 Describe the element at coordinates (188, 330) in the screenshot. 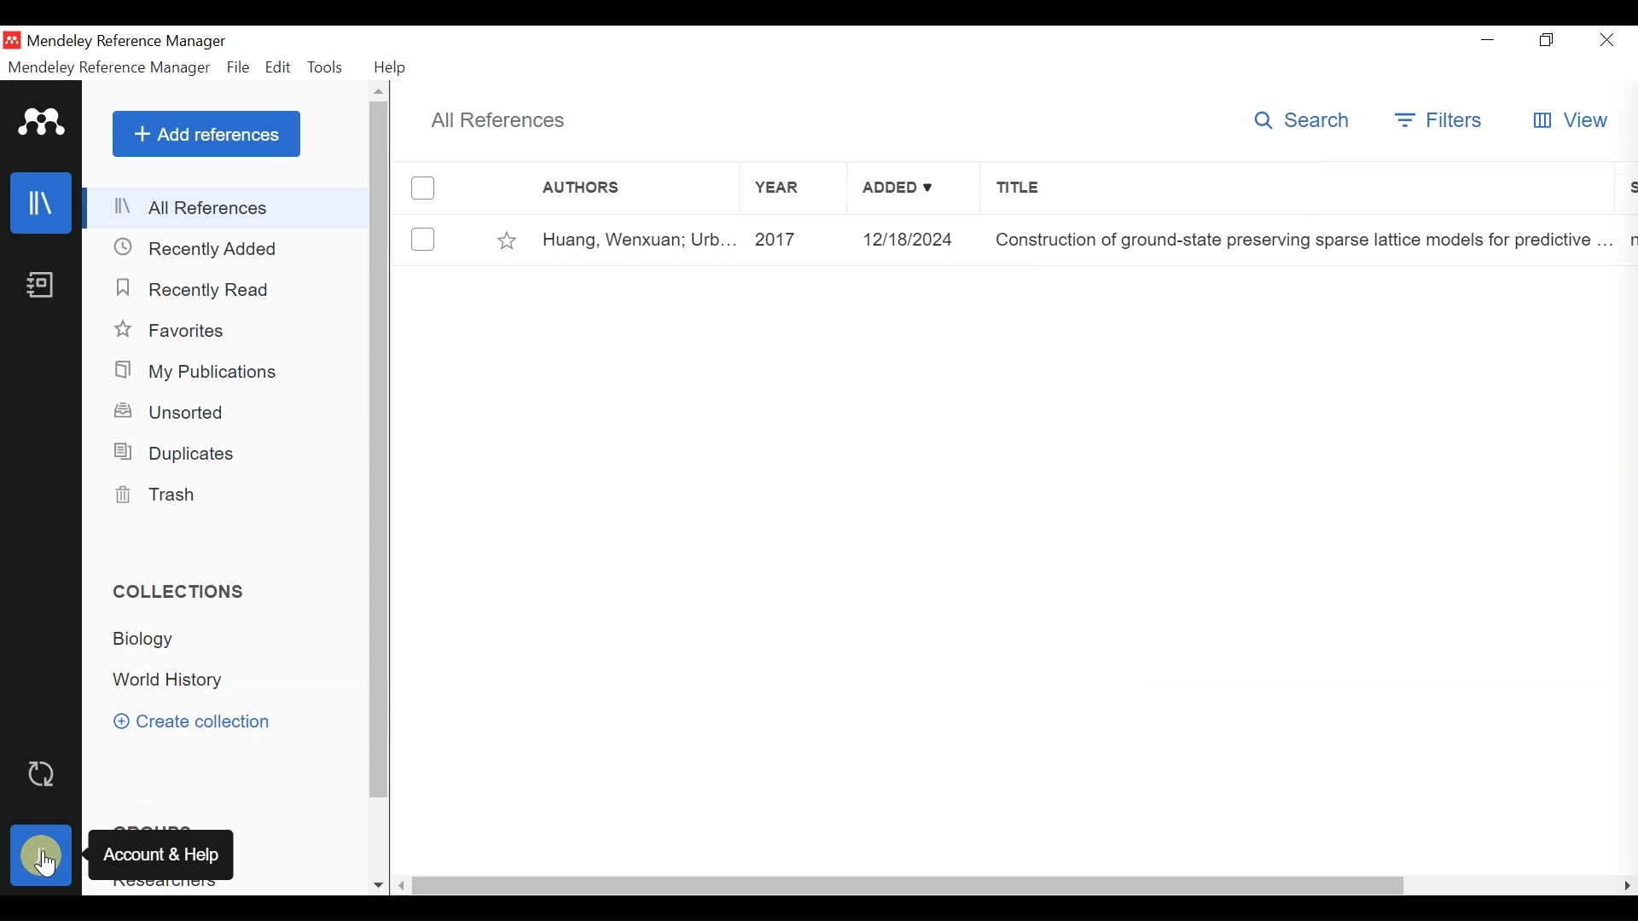

I see `Favorites` at that location.